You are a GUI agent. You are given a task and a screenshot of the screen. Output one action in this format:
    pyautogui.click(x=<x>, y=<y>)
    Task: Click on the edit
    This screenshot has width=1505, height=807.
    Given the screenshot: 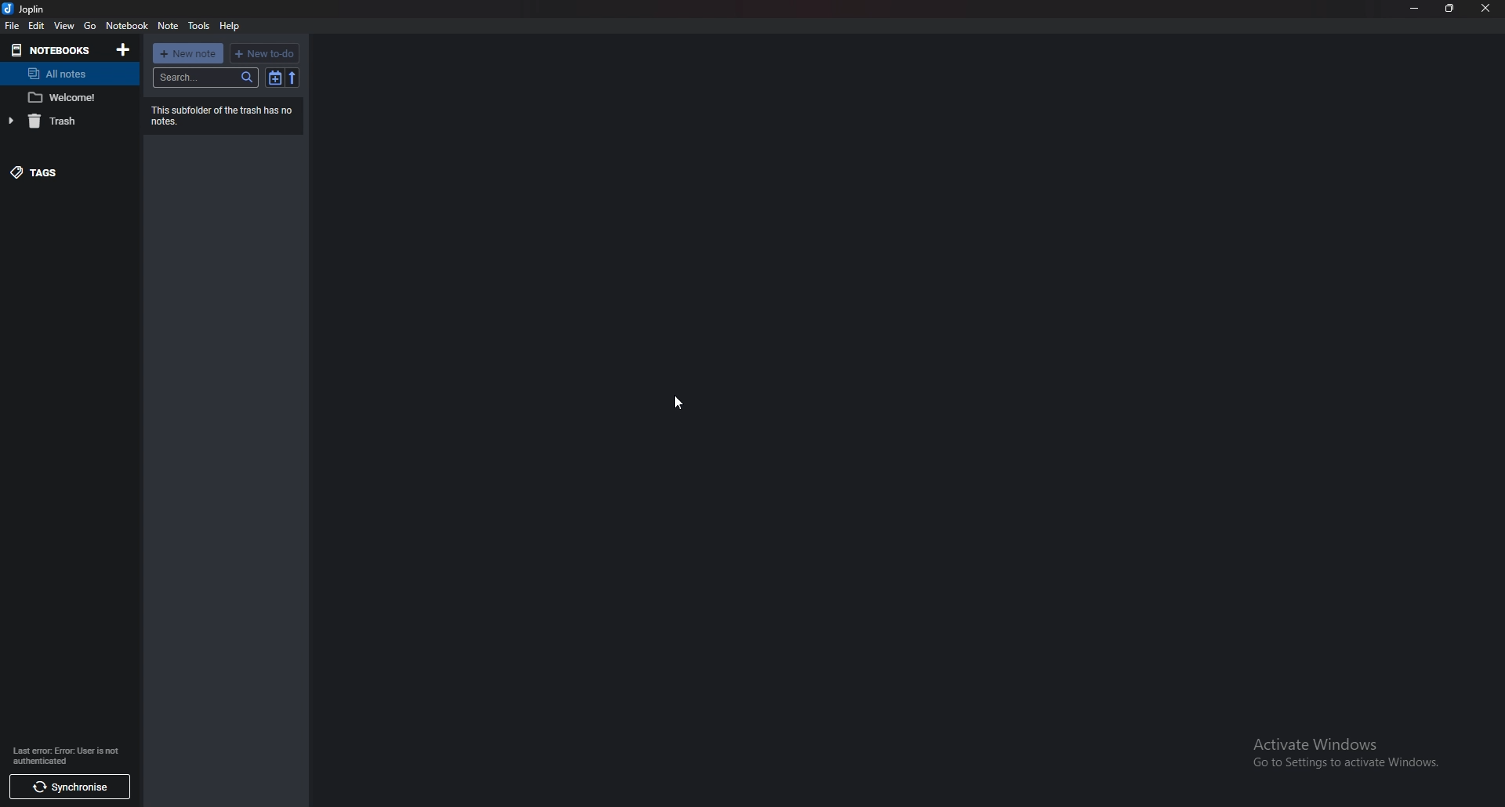 What is the action you would take?
    pyautogui.click(x=37, y=25)
    